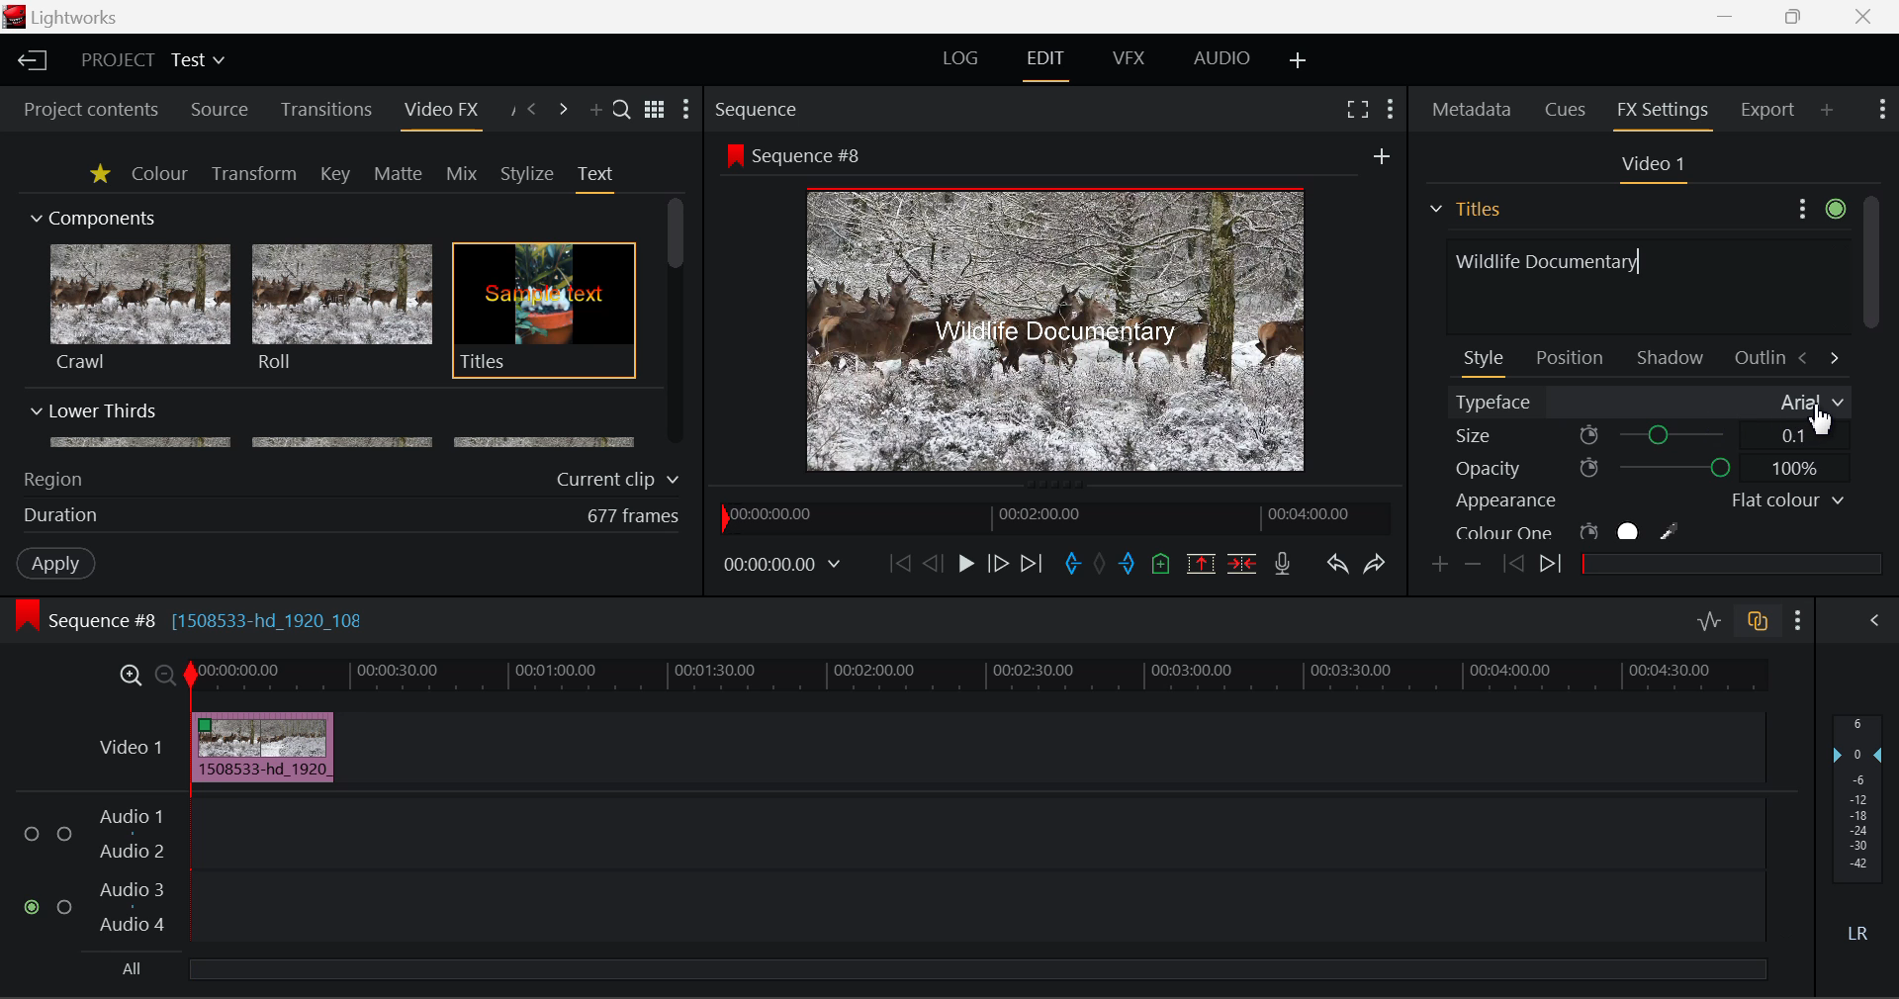 Image resolution: width=1899 pixels, height=999 pixels. Describe the element at coordinates (1762, 621) in the screenshot. I see `Toggle auto track sync` at that location.